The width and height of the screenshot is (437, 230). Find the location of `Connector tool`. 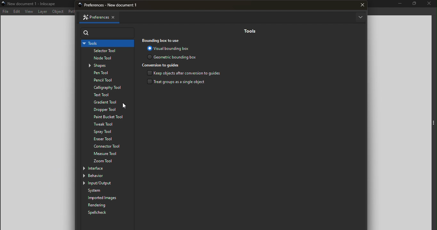

Connector tool is located at coordinates (107, 146).